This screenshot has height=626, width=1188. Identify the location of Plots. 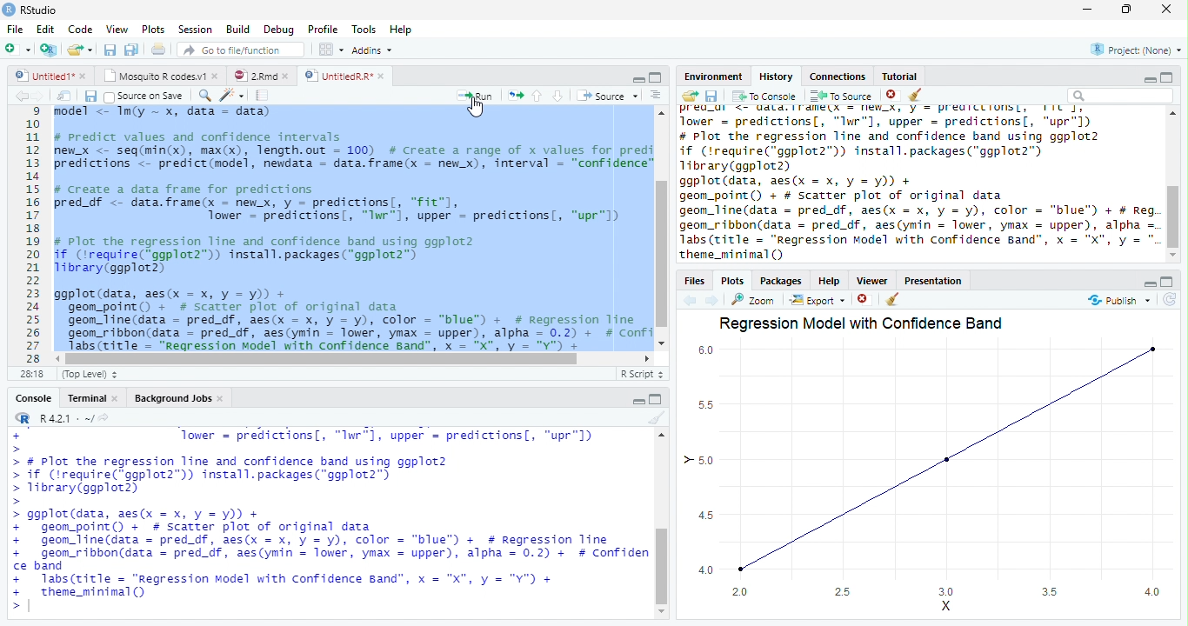
(155, 28).